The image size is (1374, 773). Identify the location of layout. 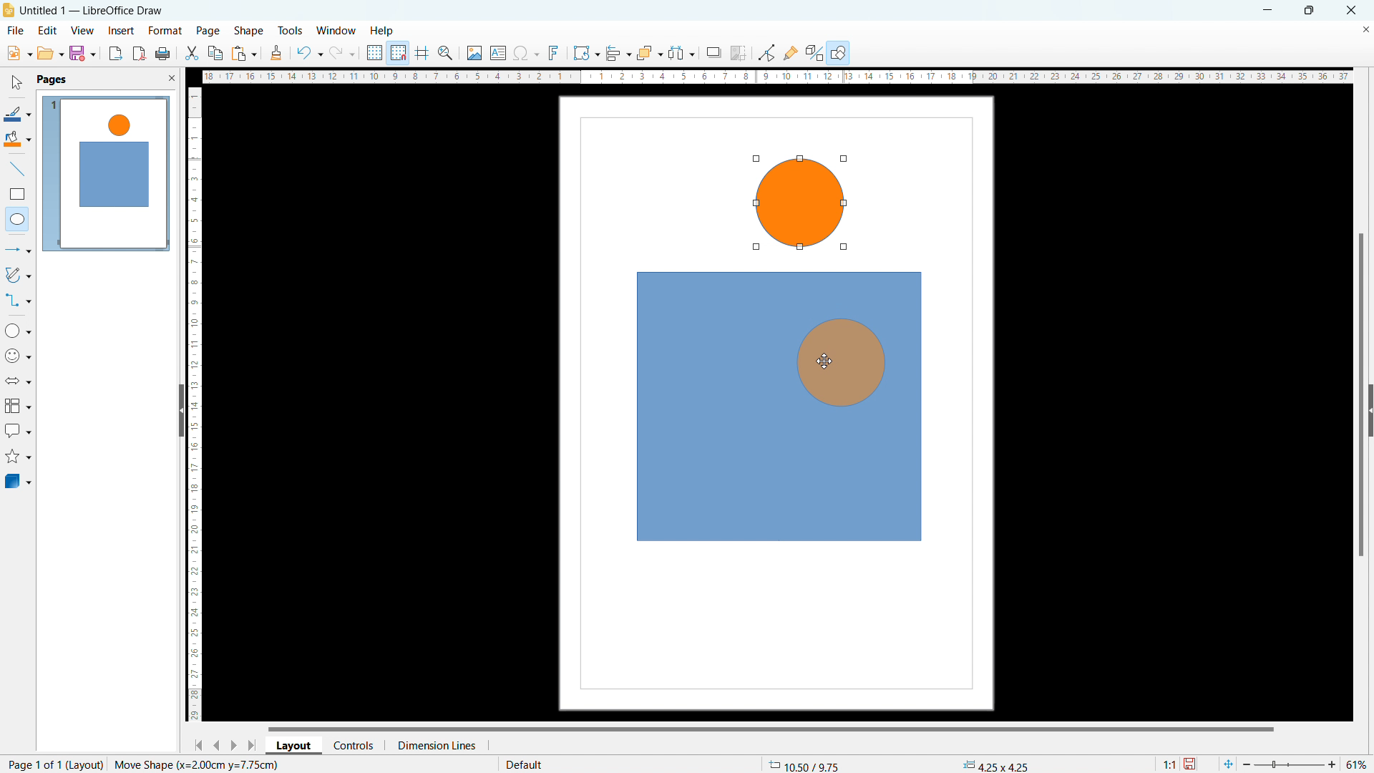
(86, 764).